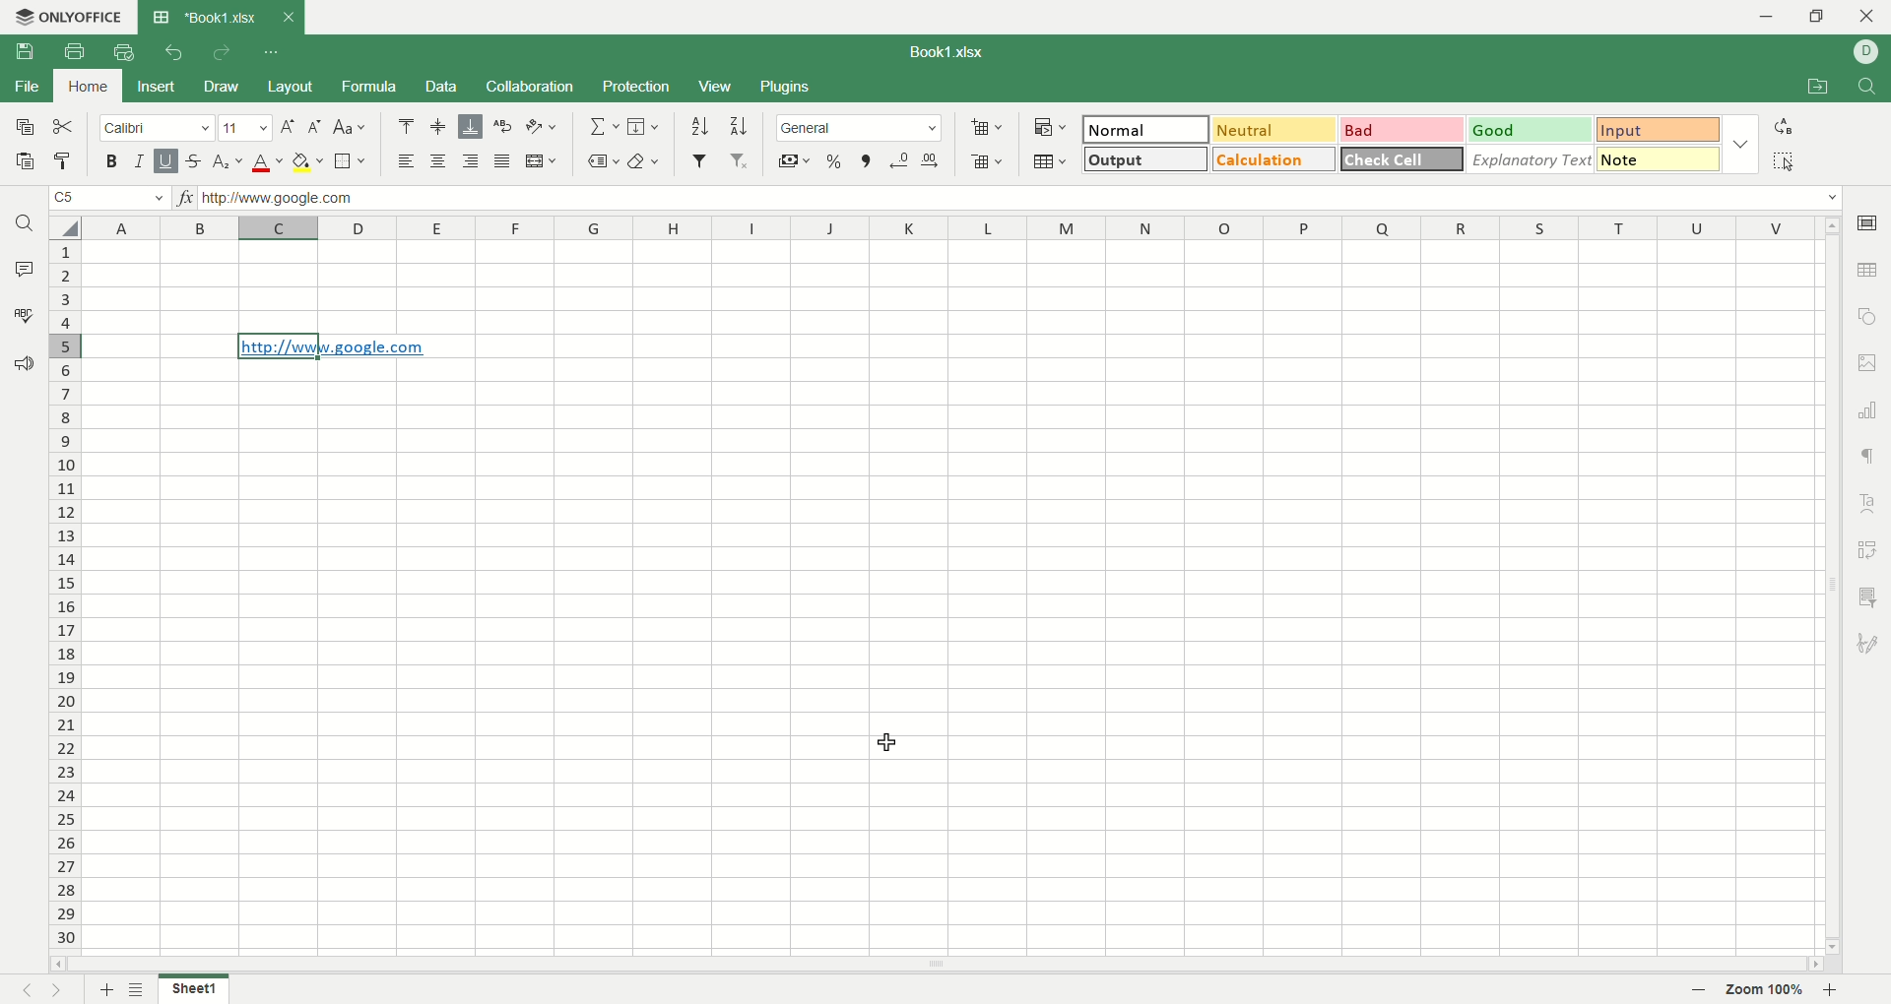  What do you see at coordinates (1868, 19) in the screenshot?
I see `close` at bounding box center [1868, 19].